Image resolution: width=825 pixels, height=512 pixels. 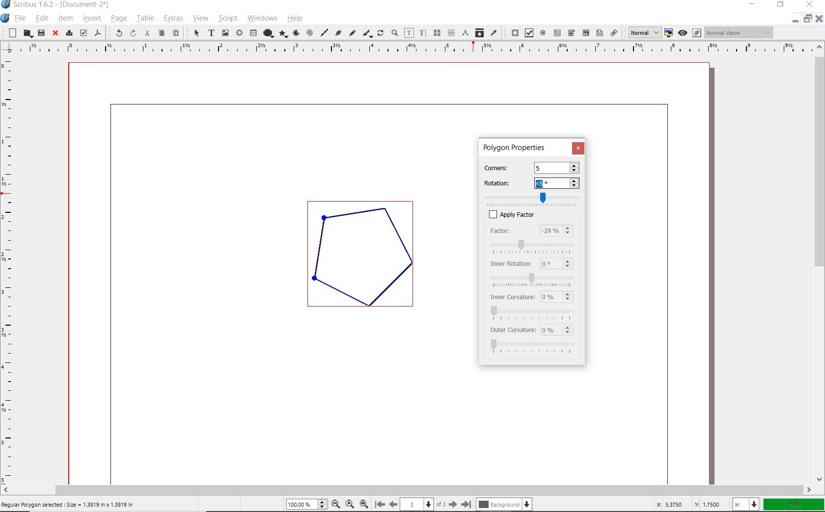 I want to click on inner curvature slider, so click(x=532, y=312).